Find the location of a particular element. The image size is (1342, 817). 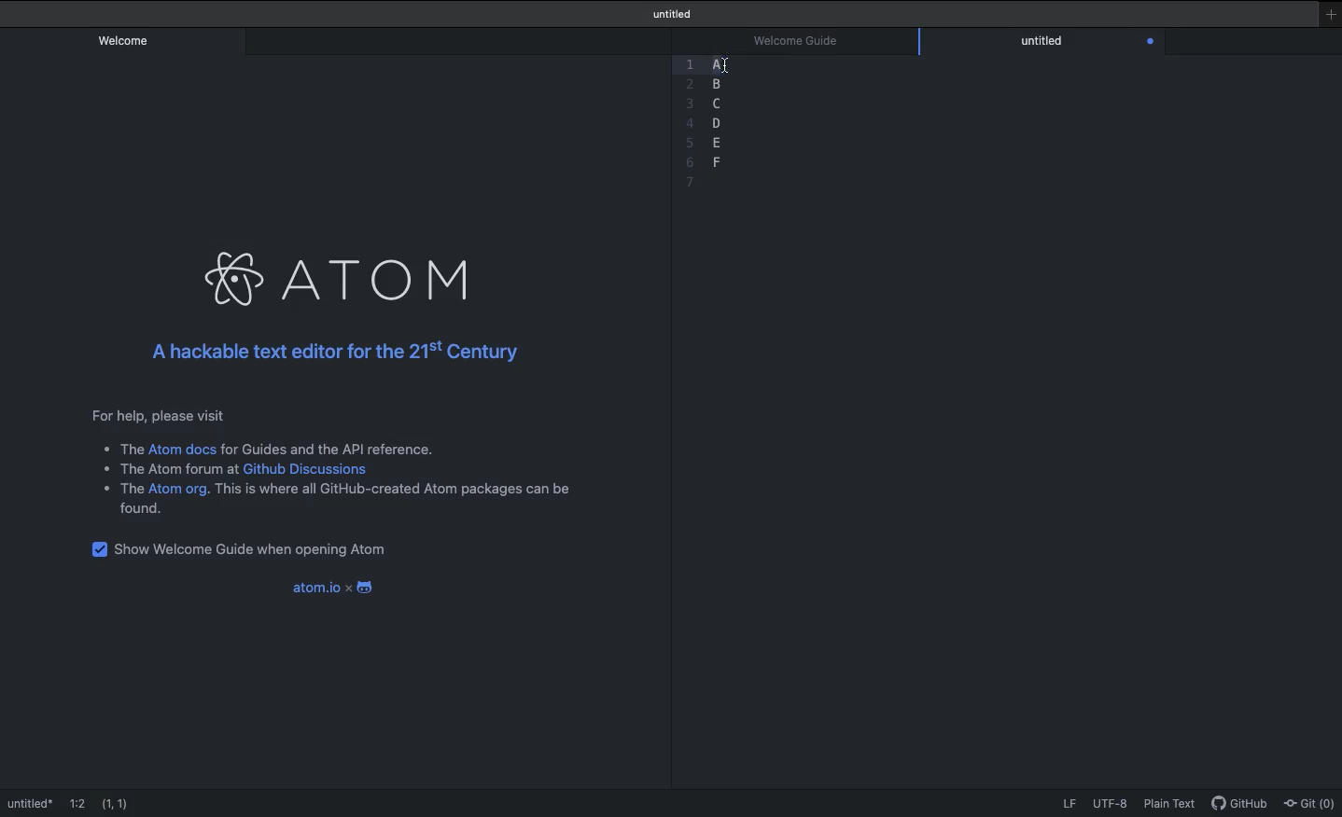

UTF-8 is located at coordinates (1111, 804).